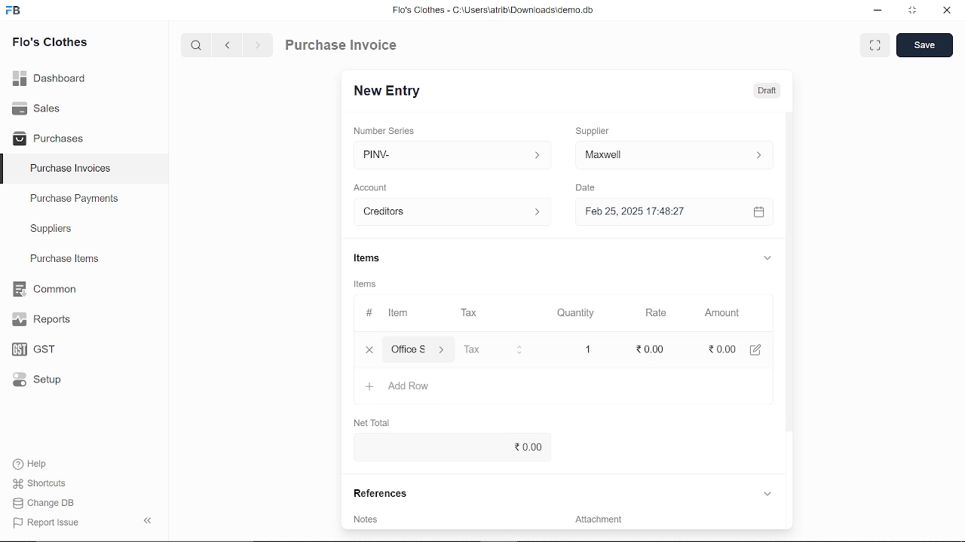 This screenshot has width=965, height=542. I want to click on Purchase Invoices, so click(71, 170).